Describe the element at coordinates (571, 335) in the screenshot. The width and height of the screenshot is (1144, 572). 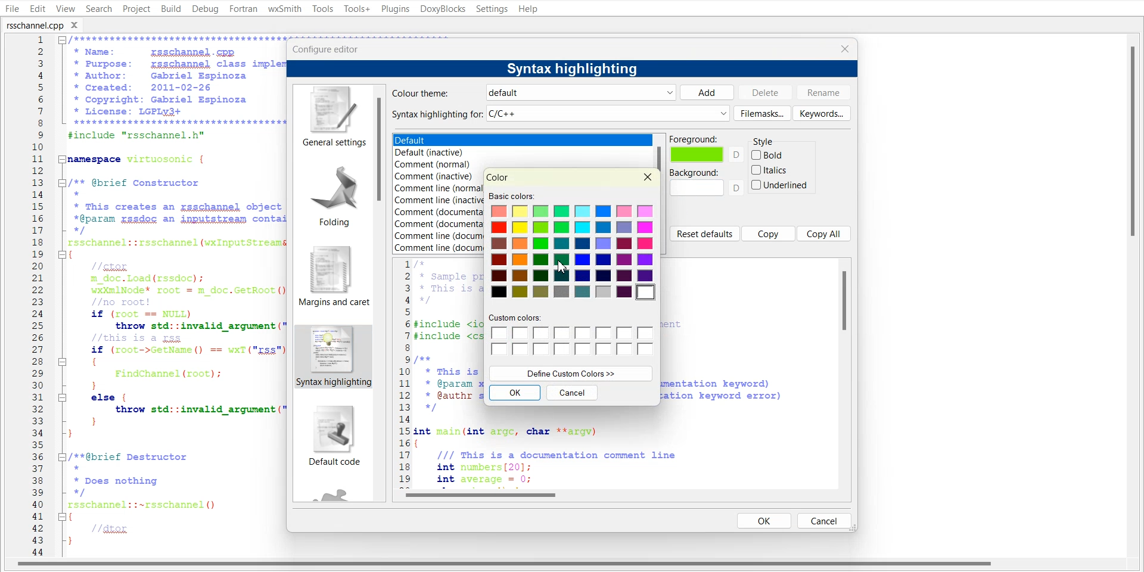
I see `Custom color` at that location.